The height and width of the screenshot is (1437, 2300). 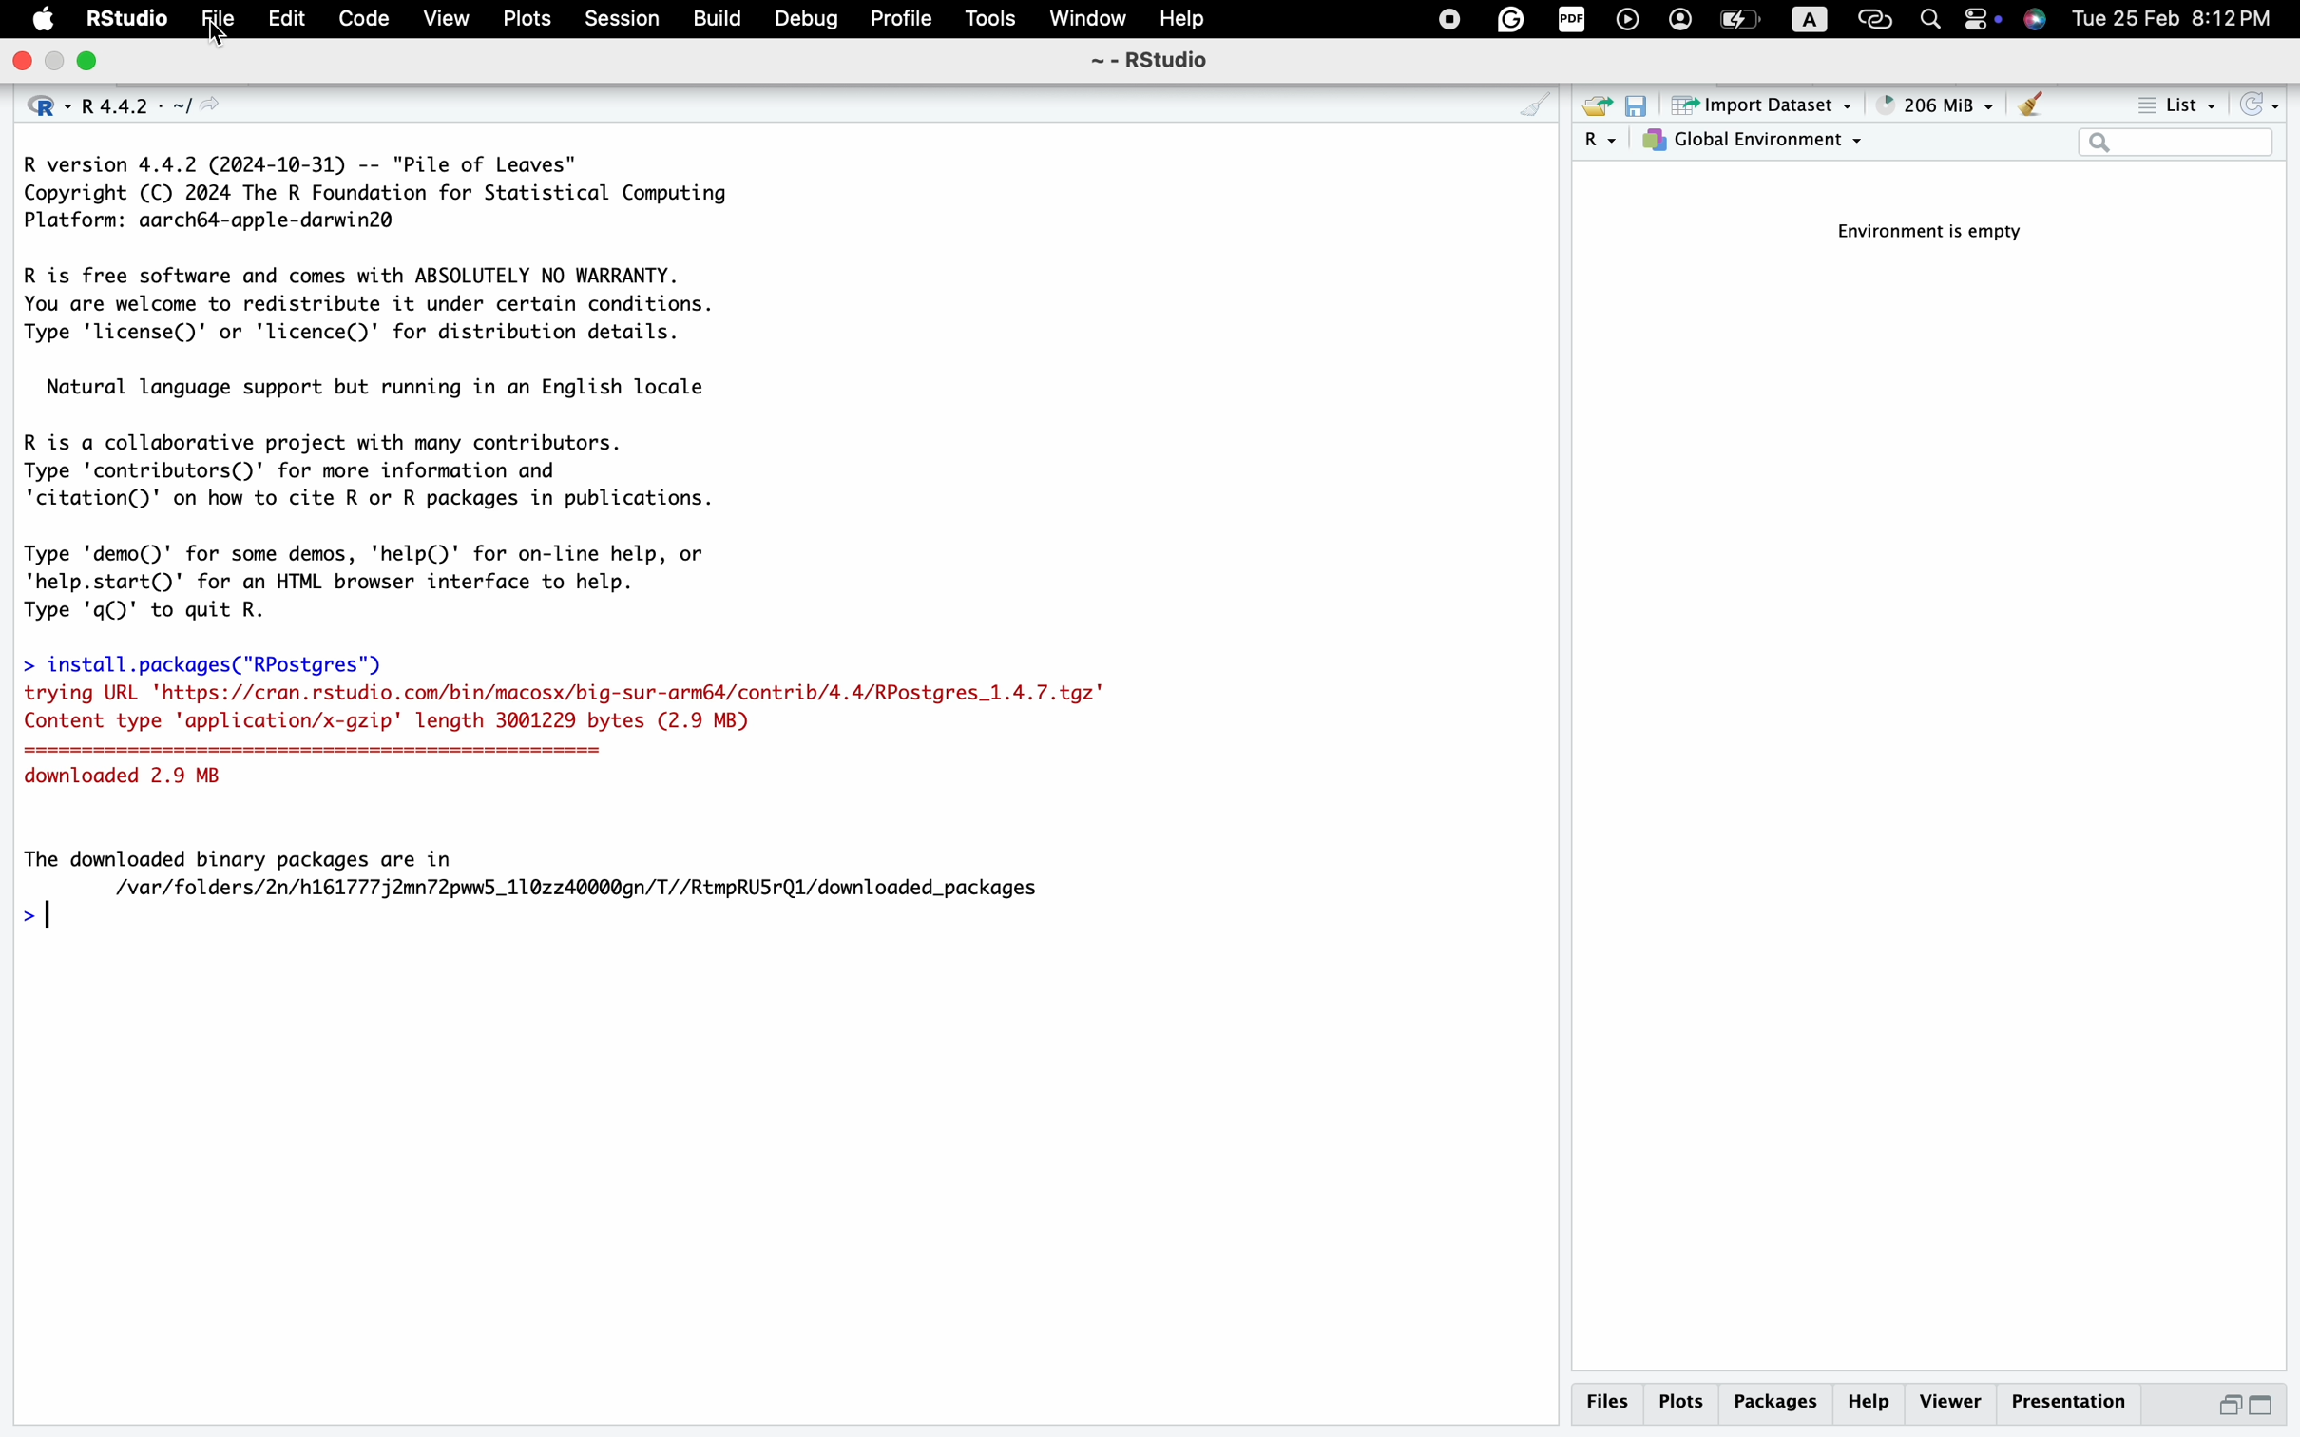 What do you see at coordinates (1737, 21) in the screenshot?
I see `battery charge` at bounding box center [1737, 21].